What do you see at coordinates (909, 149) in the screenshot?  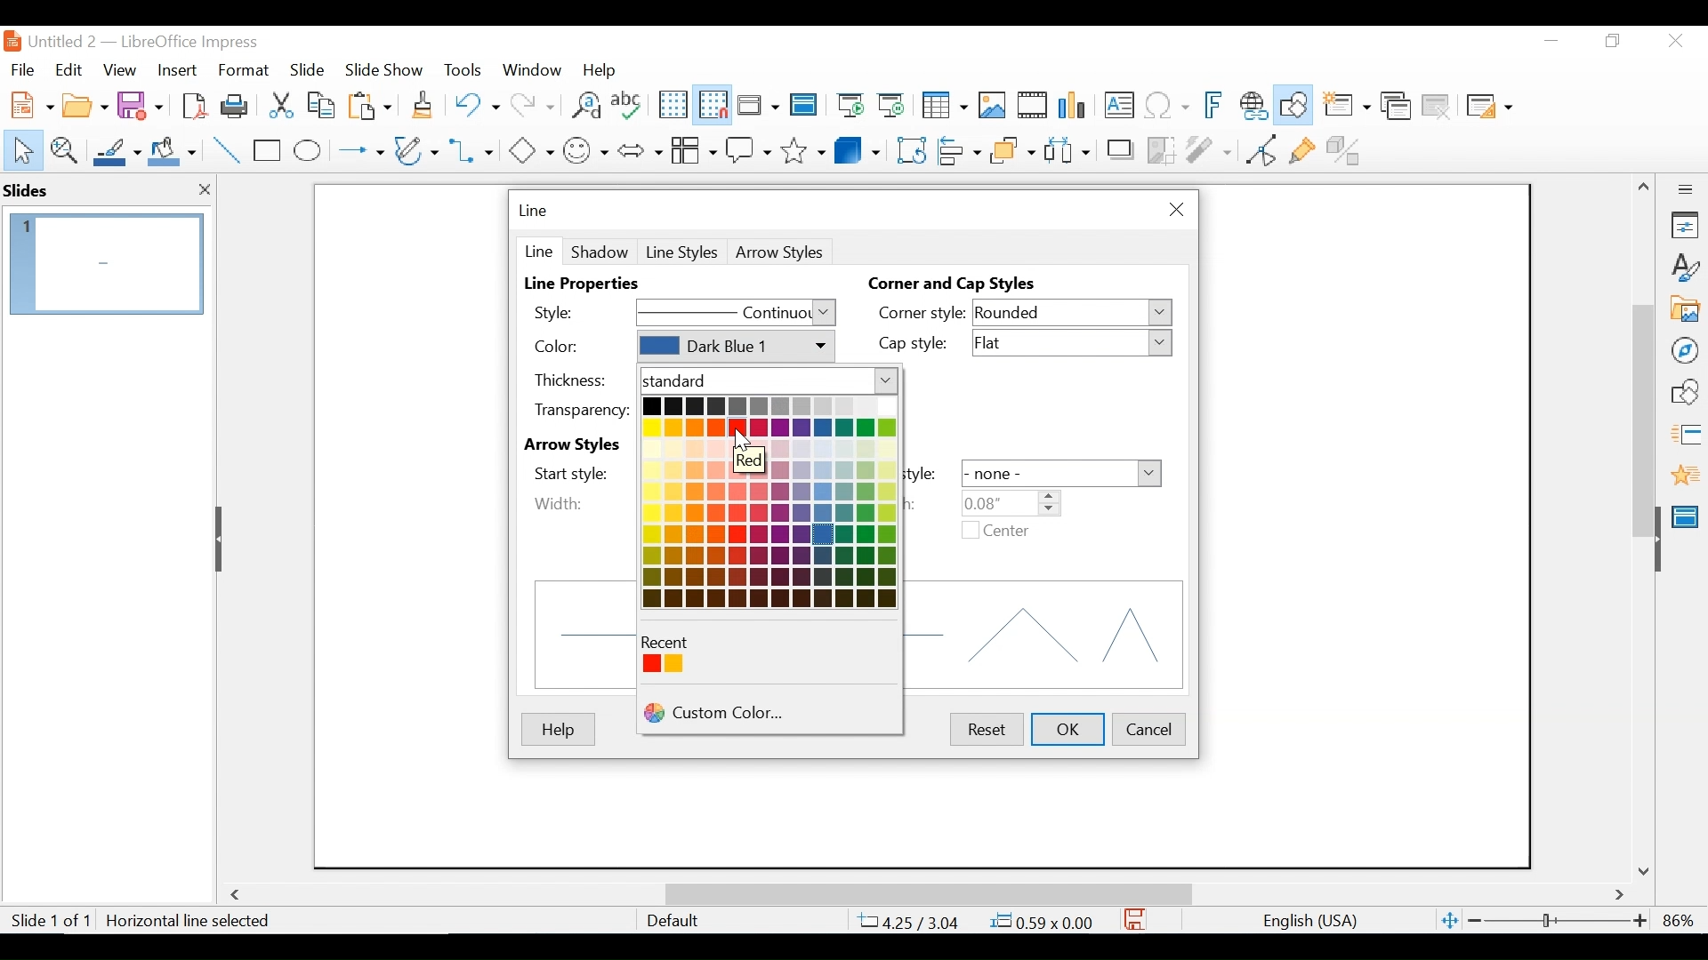 I see `Rotate` at bounding box center [909, 149].